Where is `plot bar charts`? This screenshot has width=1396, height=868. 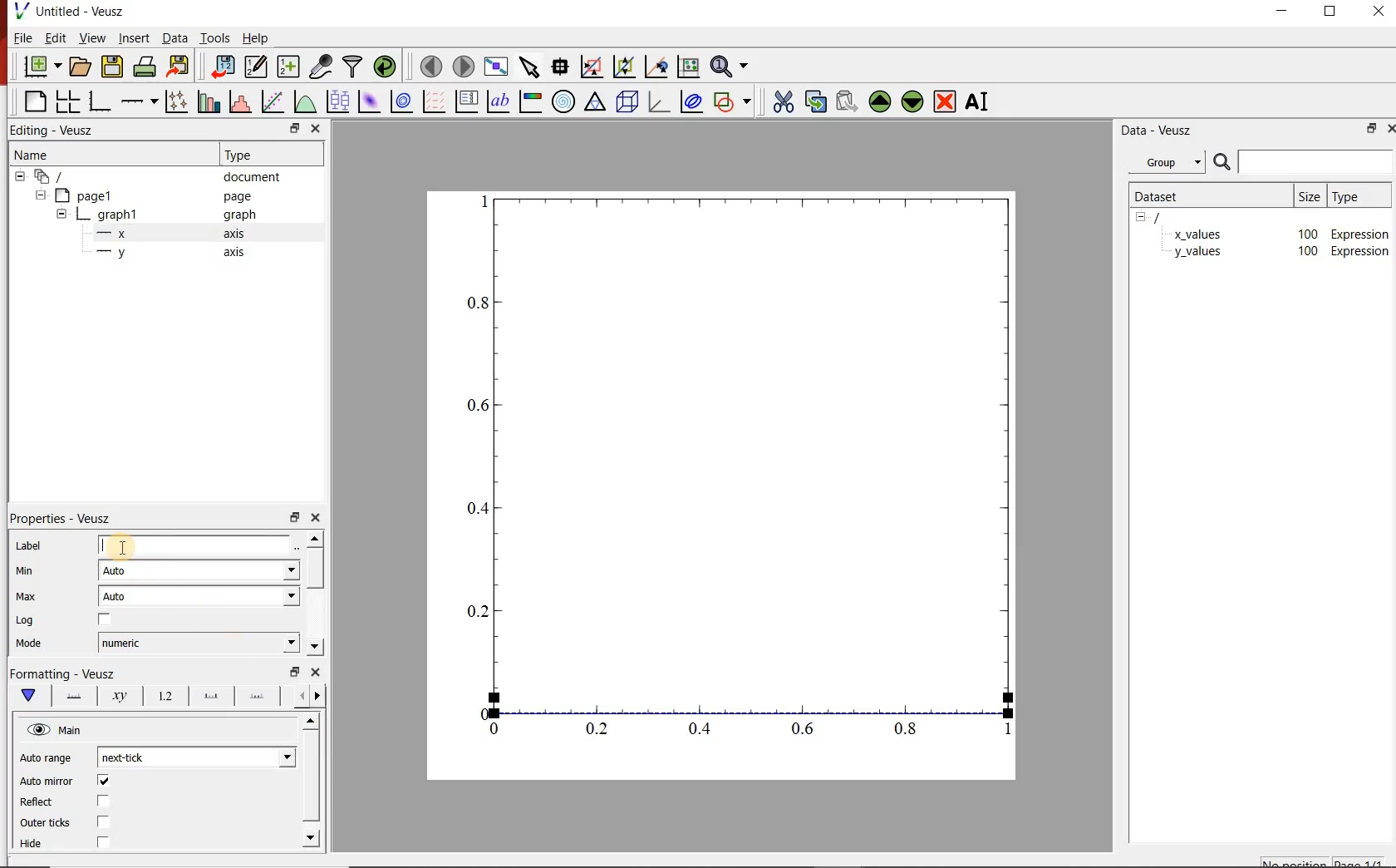 plot bar charts is located at coordinates (209, 101).